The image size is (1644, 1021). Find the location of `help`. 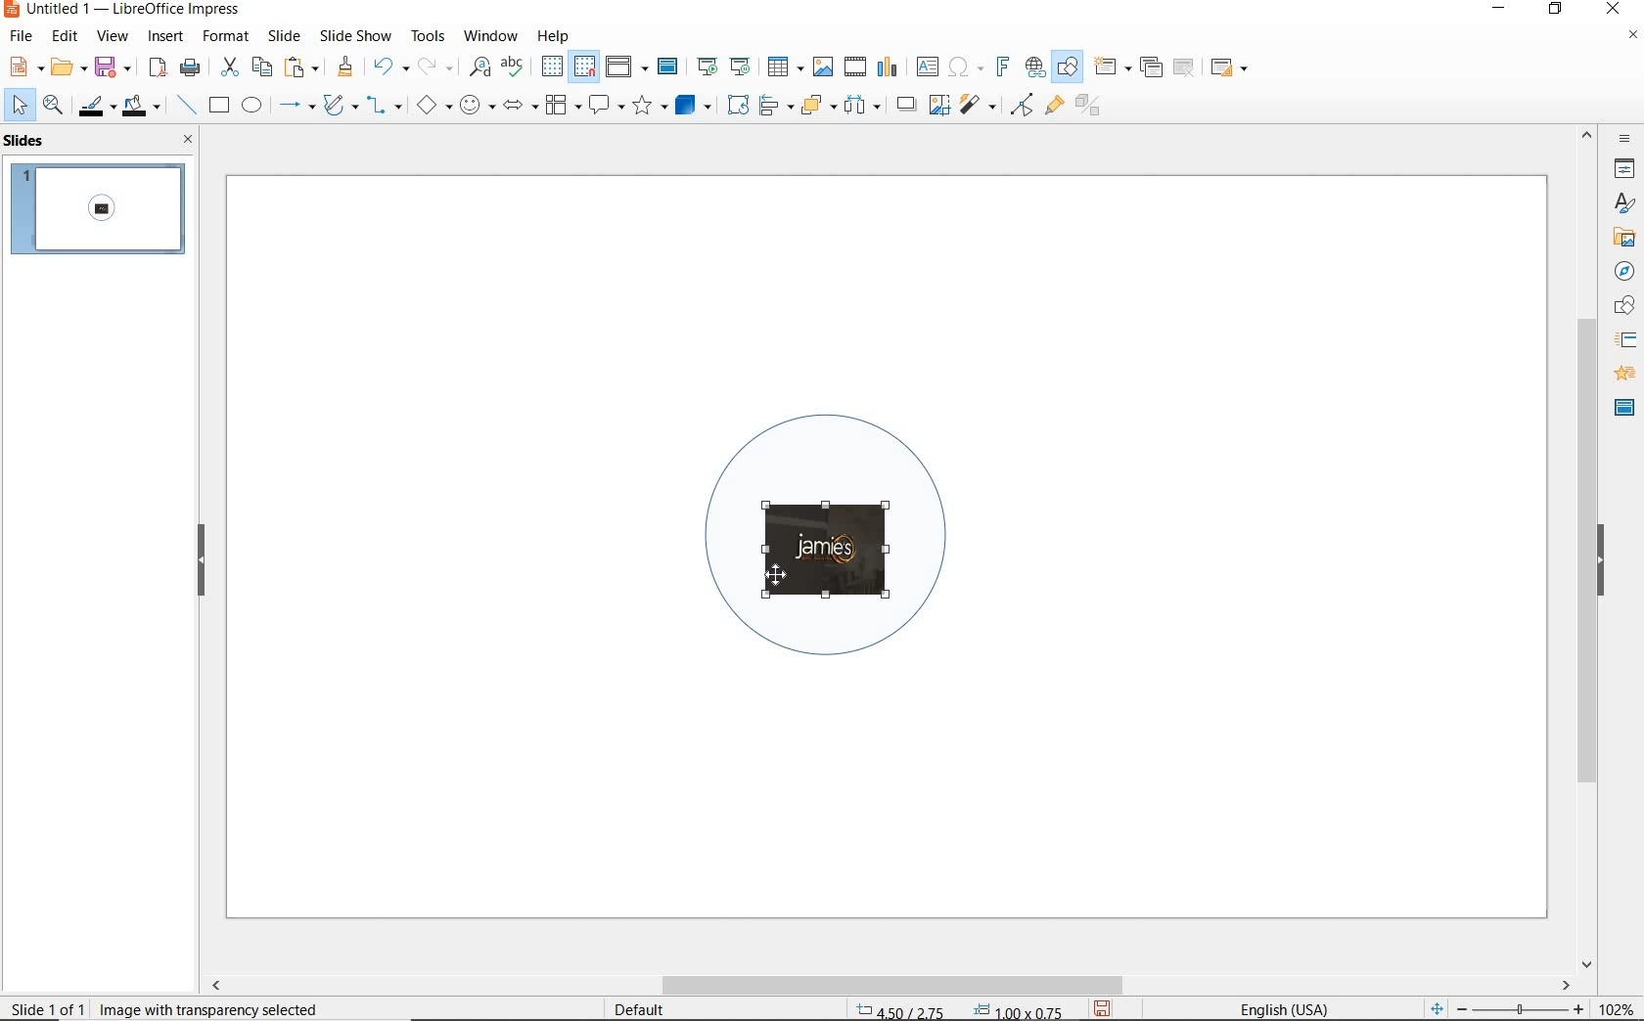

help is located at coordinates (556, 33).